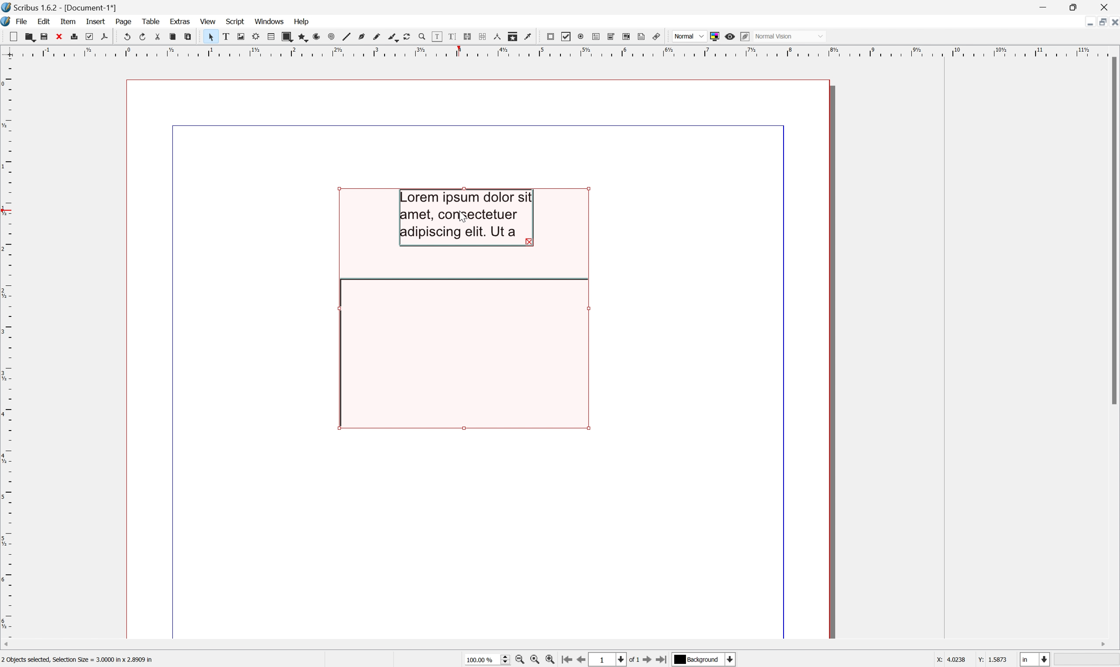 The width and height of the screenshot is (1120, 667). I want to click on Zoom out by the stepping value, so click(522, 660).